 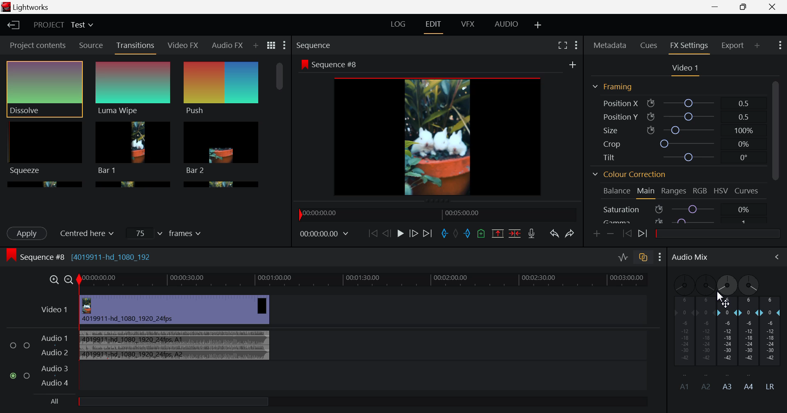 I want to click on Toggle list and title view, so click(x=272, y=46).